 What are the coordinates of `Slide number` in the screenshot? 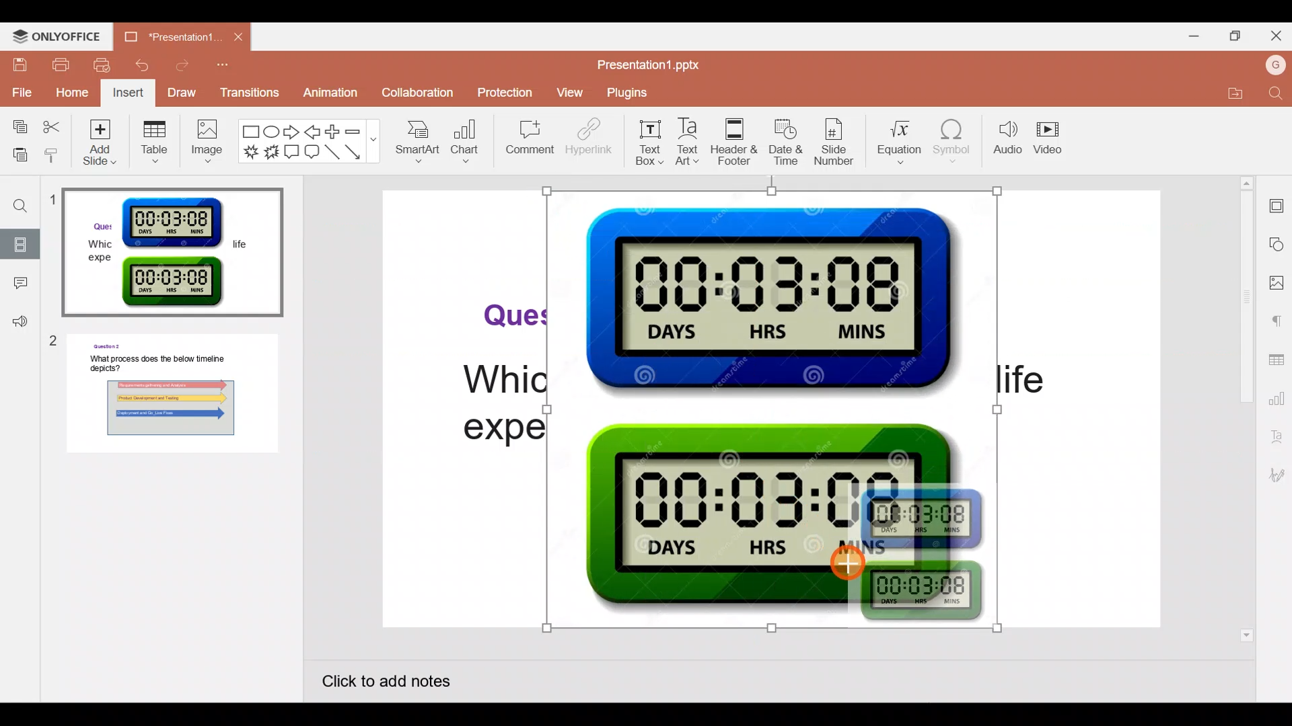 It's located at (840, 144).